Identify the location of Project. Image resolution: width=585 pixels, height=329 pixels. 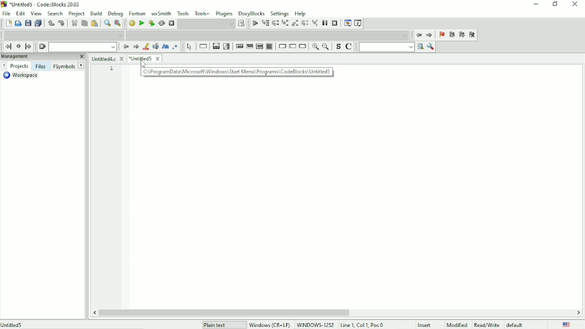
(77, 14).